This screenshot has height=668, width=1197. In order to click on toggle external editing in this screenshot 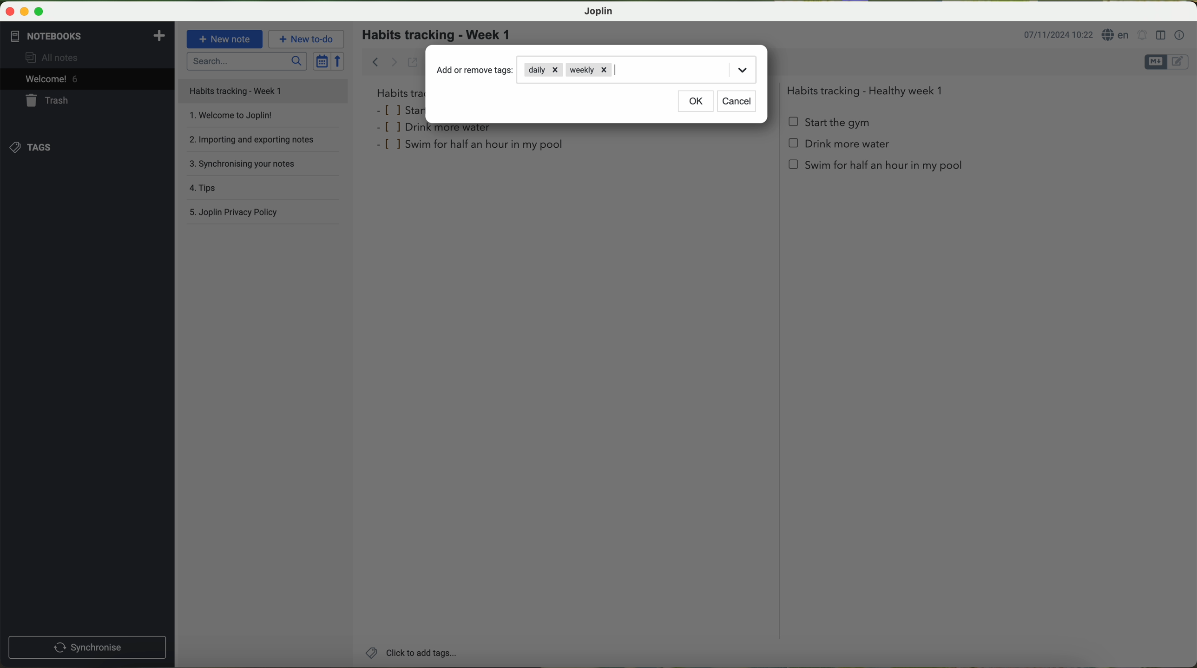, I will do `click(413, 62)`.